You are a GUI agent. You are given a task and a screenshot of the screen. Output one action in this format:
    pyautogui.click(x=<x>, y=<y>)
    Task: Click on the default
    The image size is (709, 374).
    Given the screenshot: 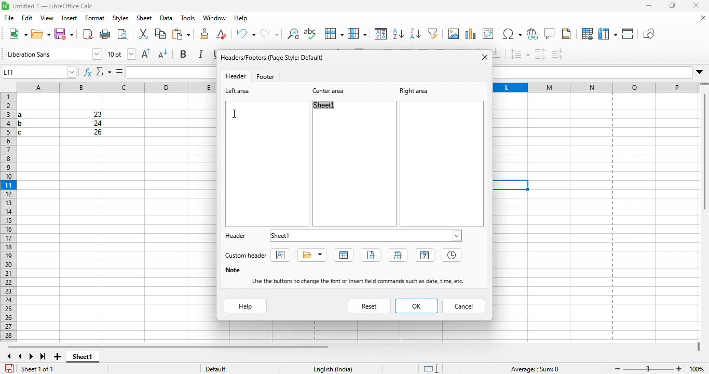 What is the action you would take?
    pyautogui.click(x=230, y=367)
    